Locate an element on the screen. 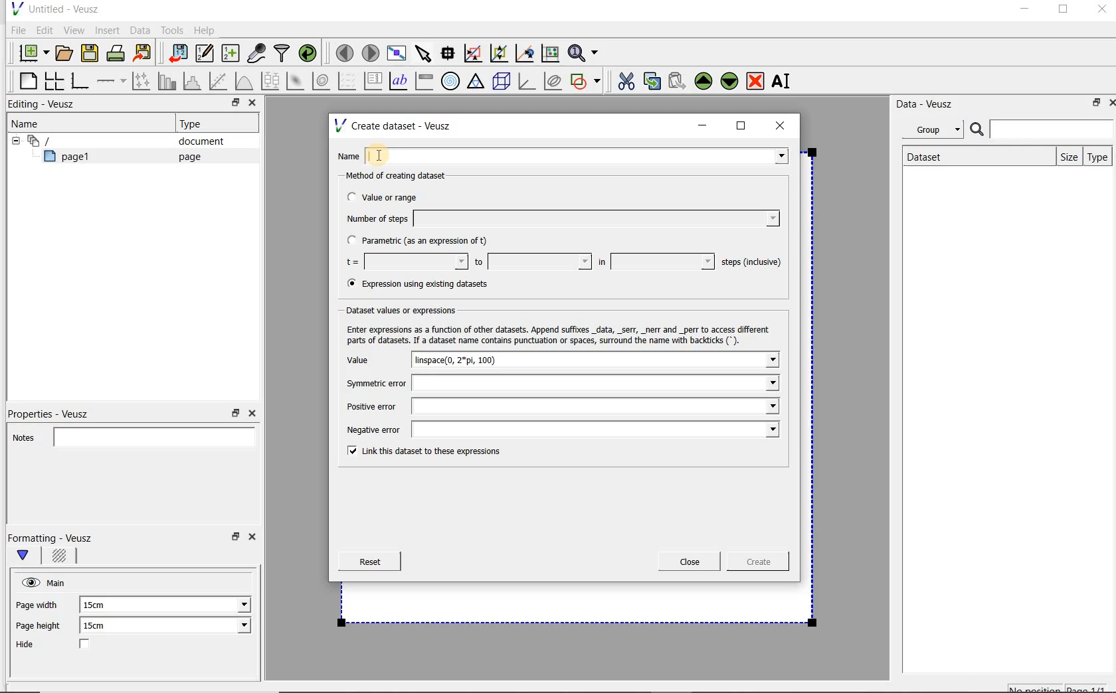 The height and width of the screenshot is (693, 1116). Close is located at coordinates (1101, 11).